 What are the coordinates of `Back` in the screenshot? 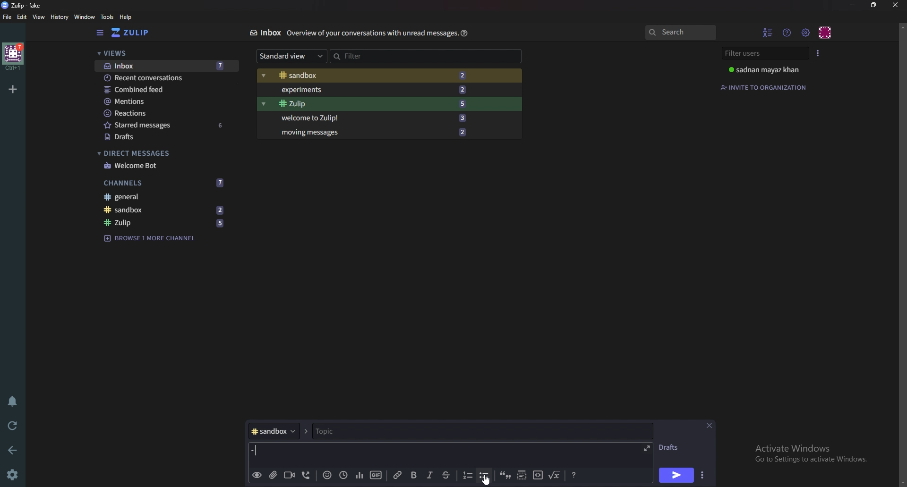 It's located at (15, 449).